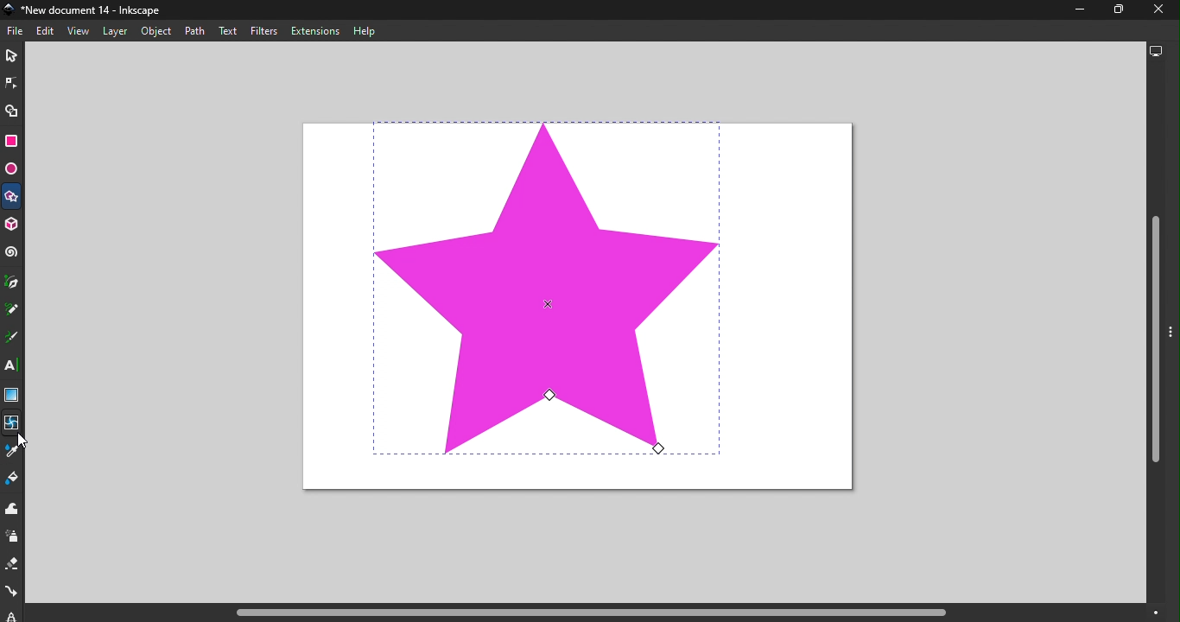  What do you see at coordinates (1155, 333) in the screenshot?
I see `Vertical scroll bar` at bounding box center [1155, 333].